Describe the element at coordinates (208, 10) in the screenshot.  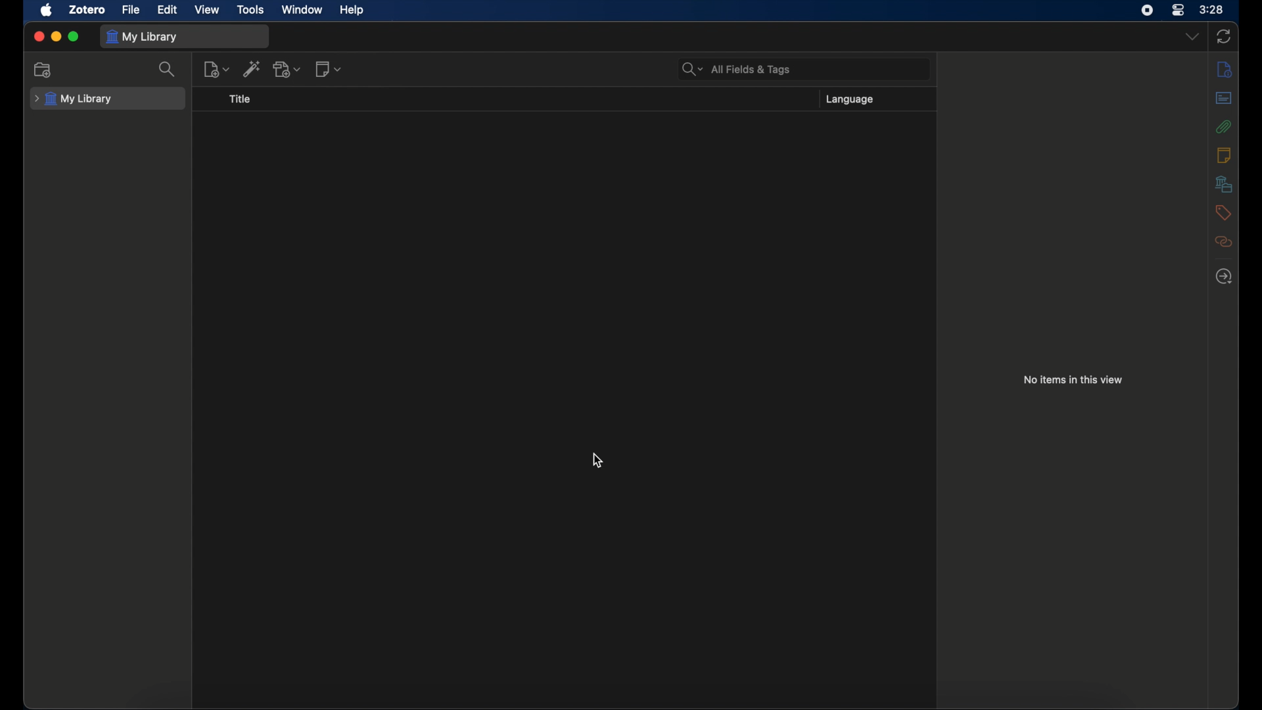
I see `view` at that location.